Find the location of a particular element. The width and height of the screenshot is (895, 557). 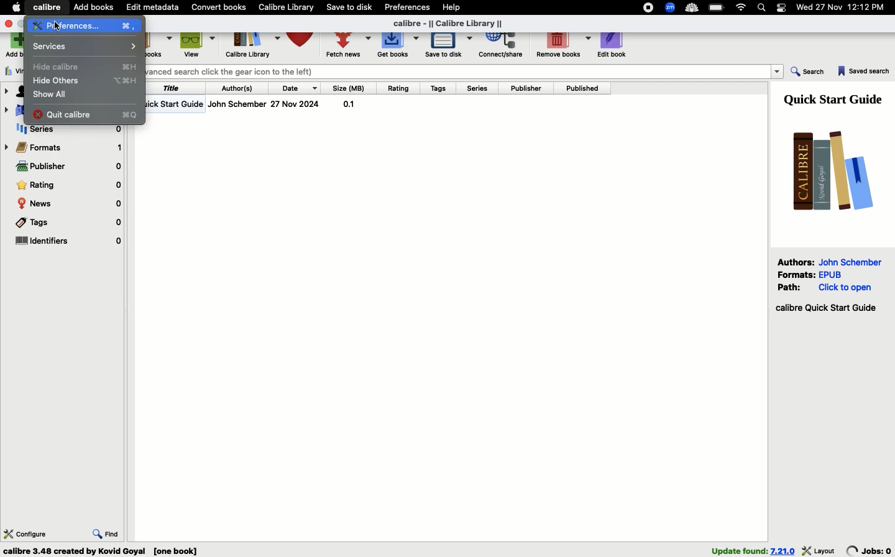

Publisher is located at coordinates (68, 168).